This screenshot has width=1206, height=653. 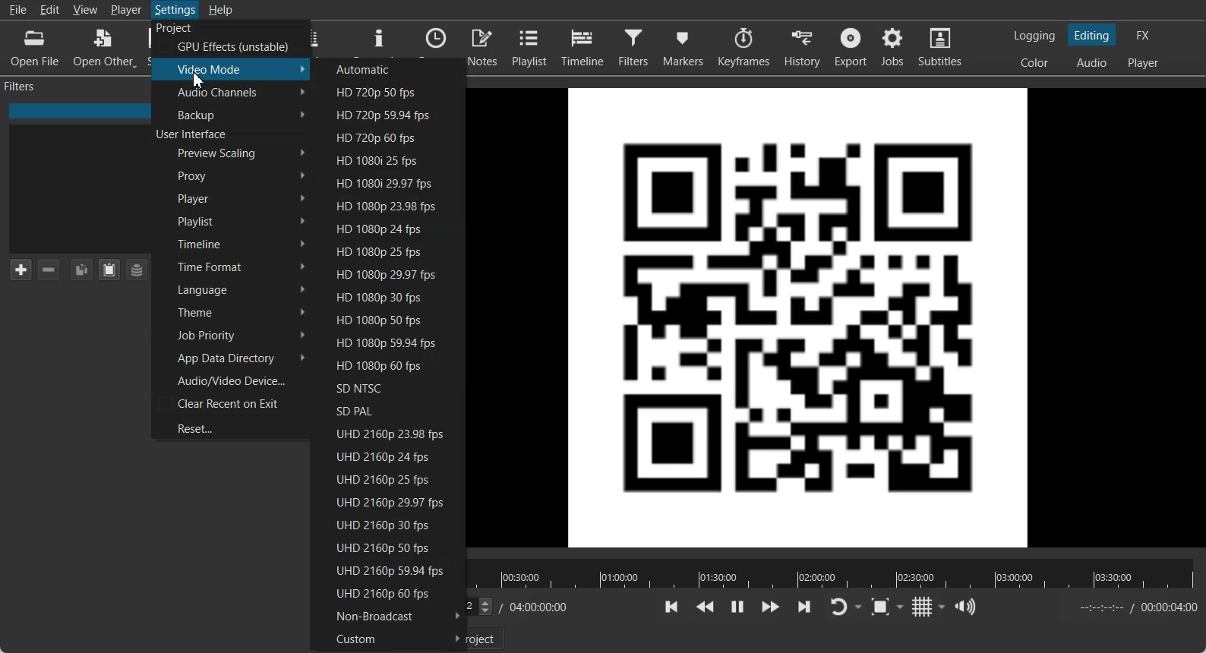 I want to click on HD 1080p 60 fps, so click(x=380, y=365).